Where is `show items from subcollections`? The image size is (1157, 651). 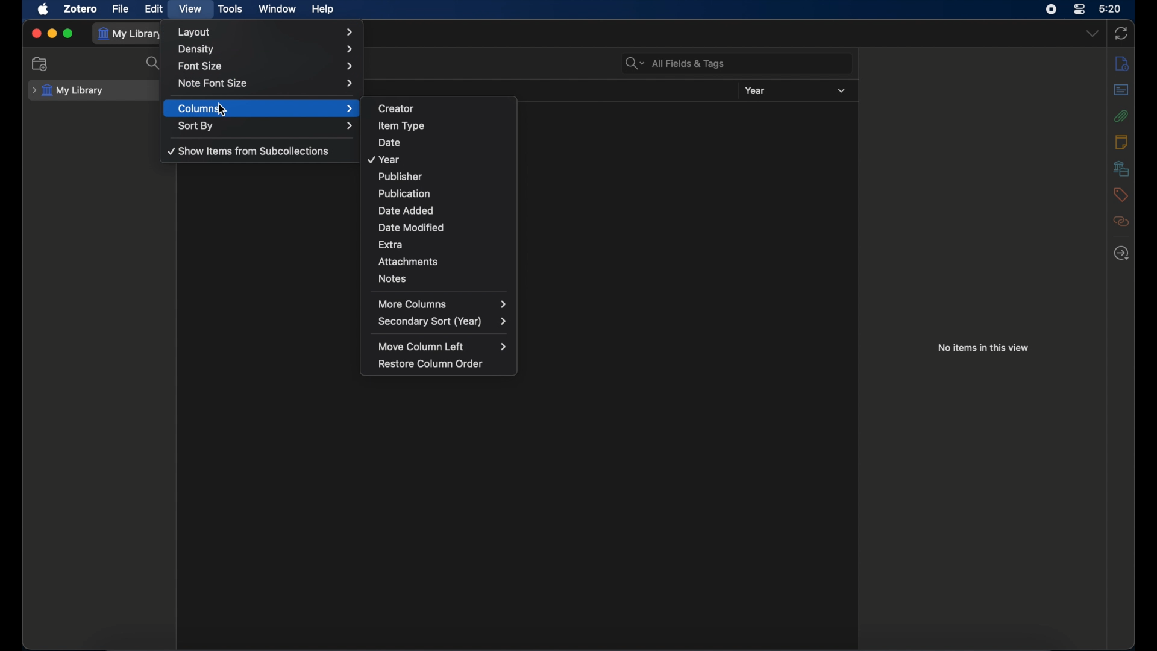 show items from subcollections is located at coordinates (249, 151).